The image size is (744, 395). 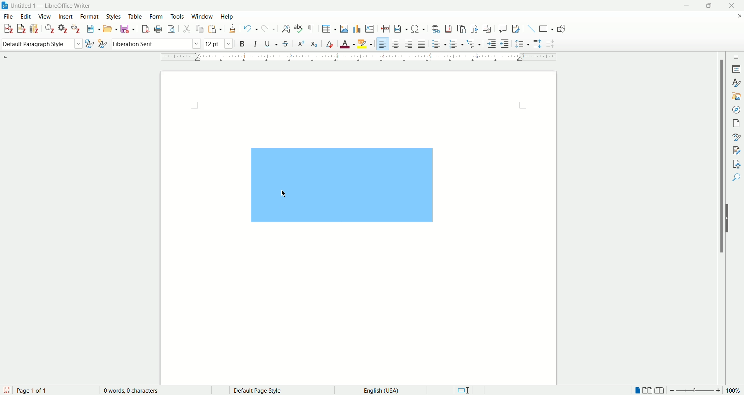 What do you see at coordinates (474, 43) in the screenshot?
I see `select outline format` at bounding box center [474, 43].